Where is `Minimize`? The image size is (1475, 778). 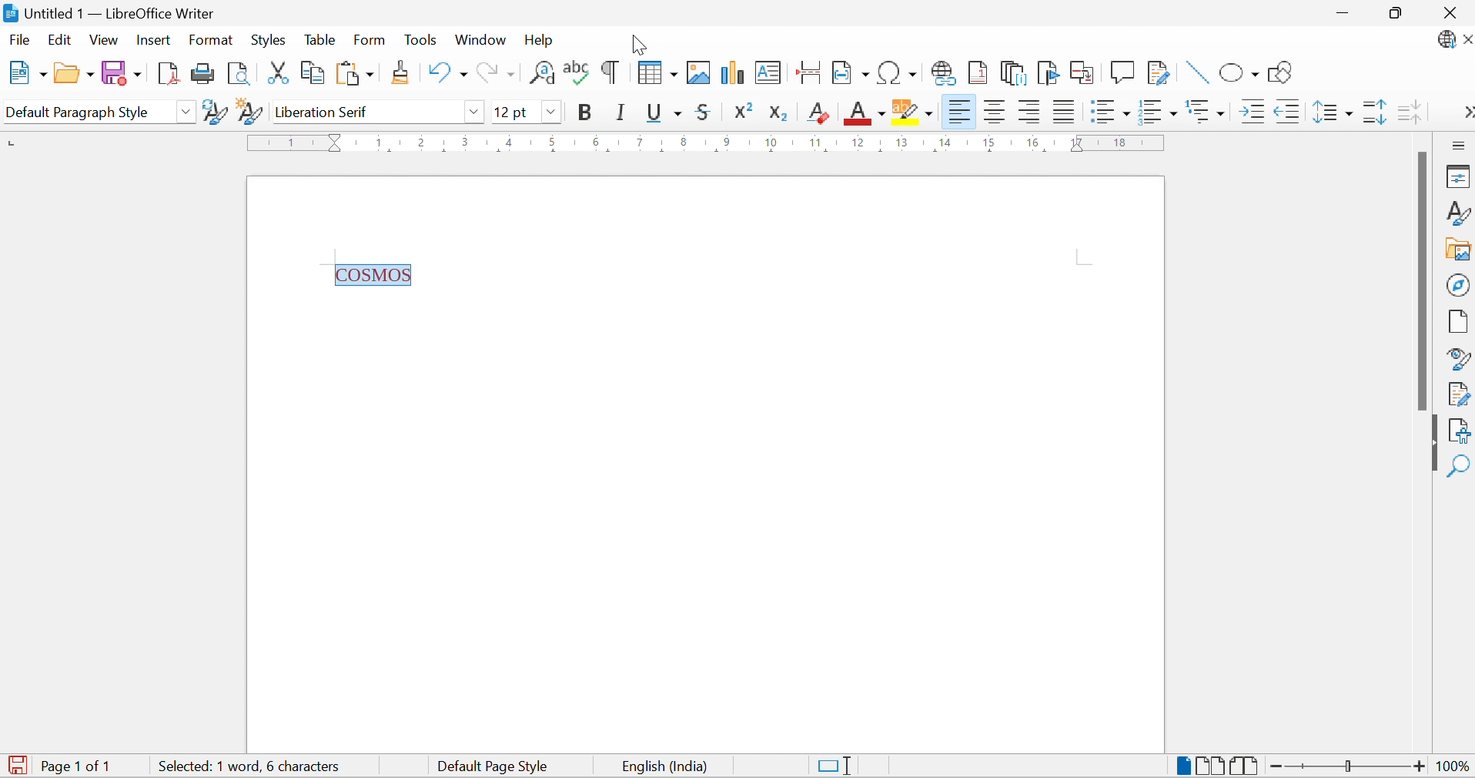
Minimize is located at coordinates (1337, 13).